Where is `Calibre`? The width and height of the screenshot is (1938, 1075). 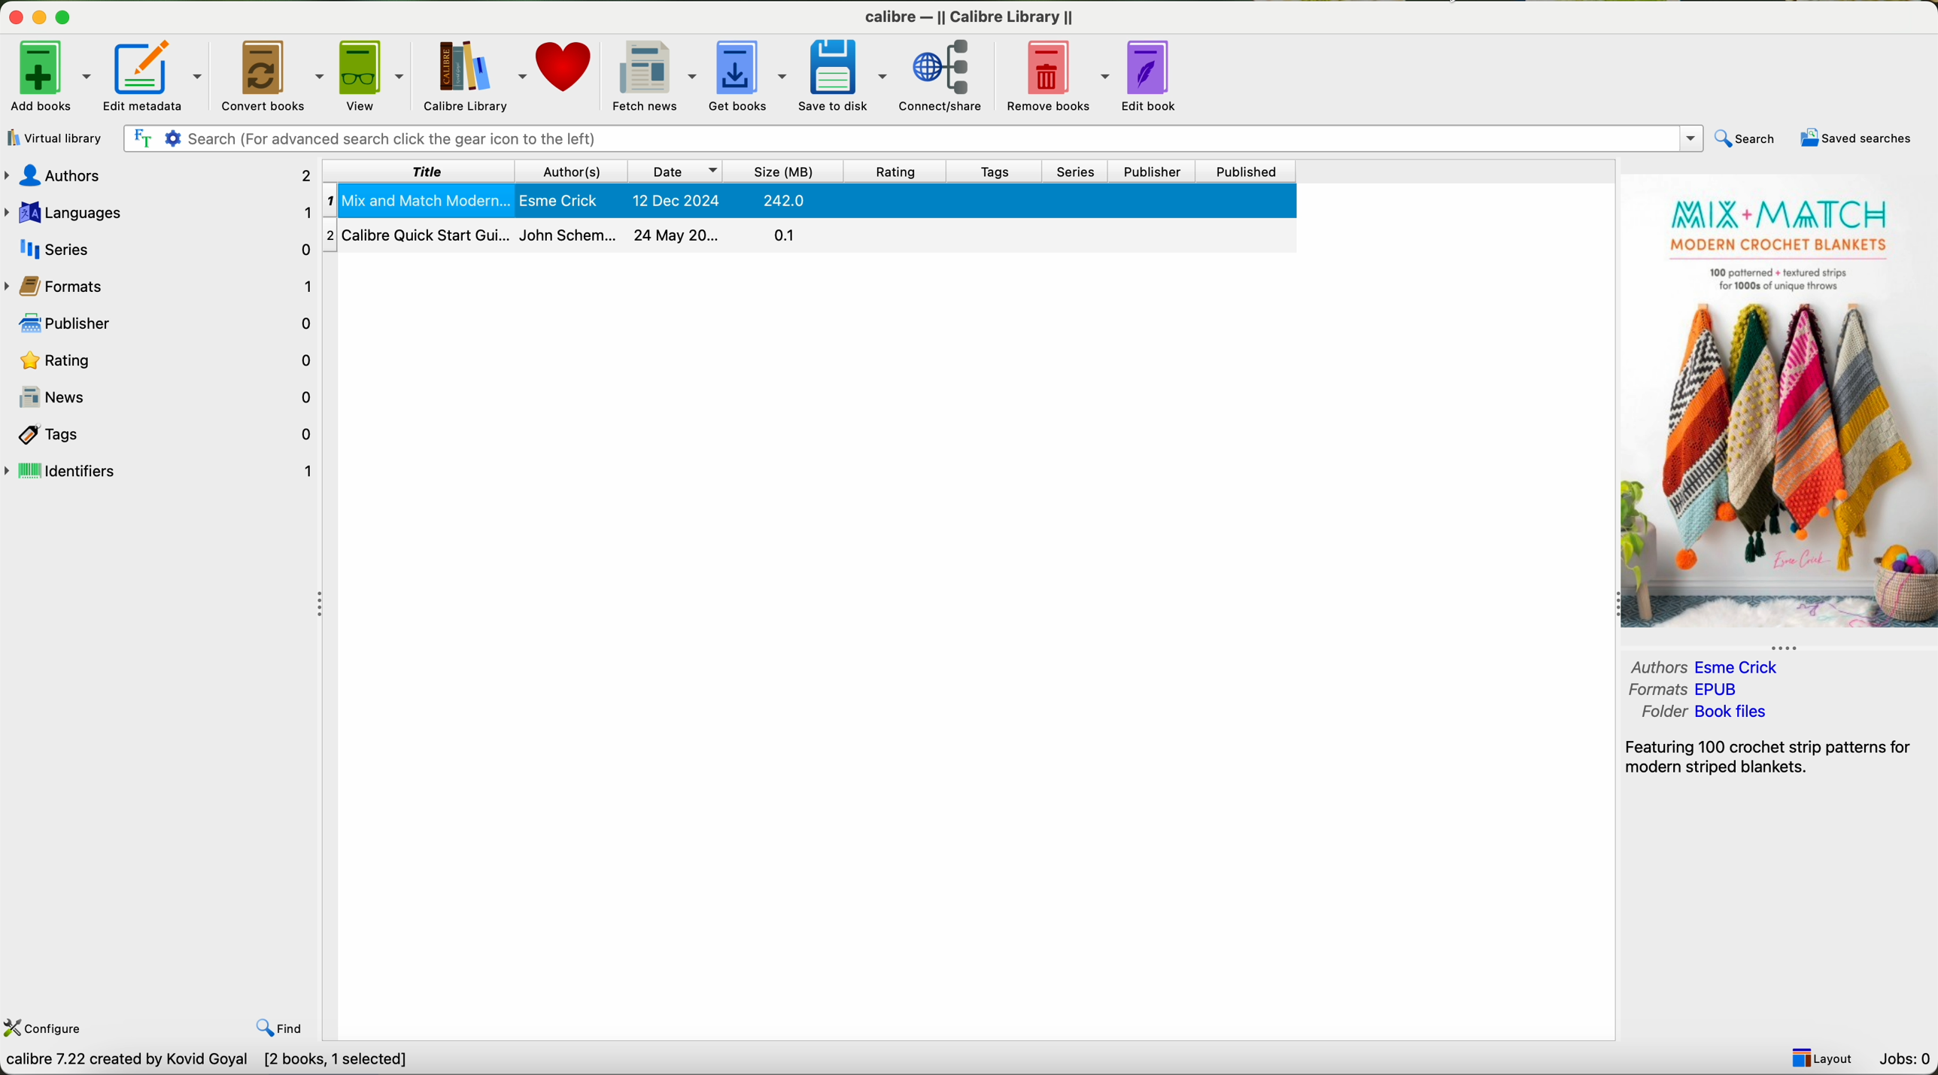 Calibre is located at coordinates (973, 20).